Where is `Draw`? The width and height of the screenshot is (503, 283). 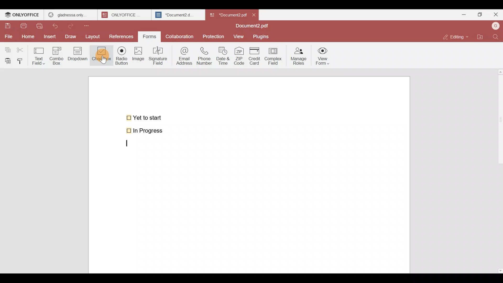
Draw is located at coordinates (72, 36).